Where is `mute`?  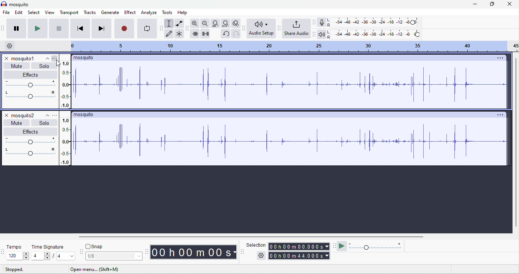
mute is located at coordinates (17, 123).